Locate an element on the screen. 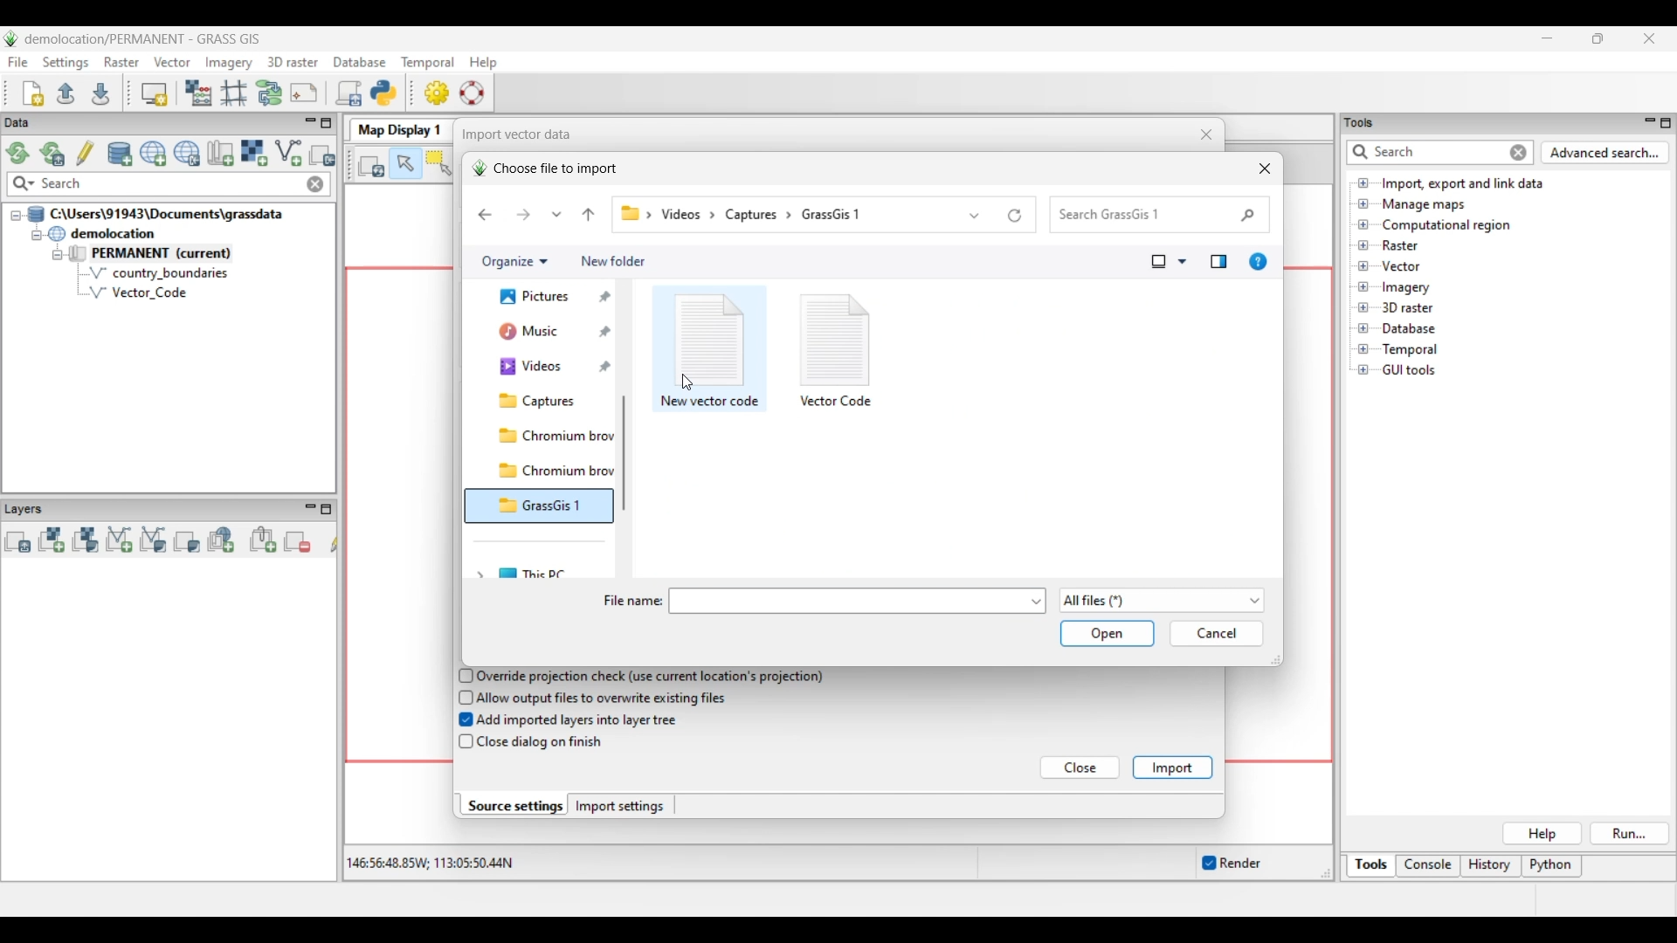  Click to open files under Vector is located at coordinates (1363, 266).